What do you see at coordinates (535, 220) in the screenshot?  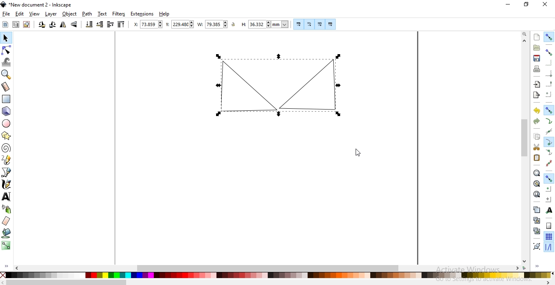 I see `create a clone` at bounding box center [535, 220].